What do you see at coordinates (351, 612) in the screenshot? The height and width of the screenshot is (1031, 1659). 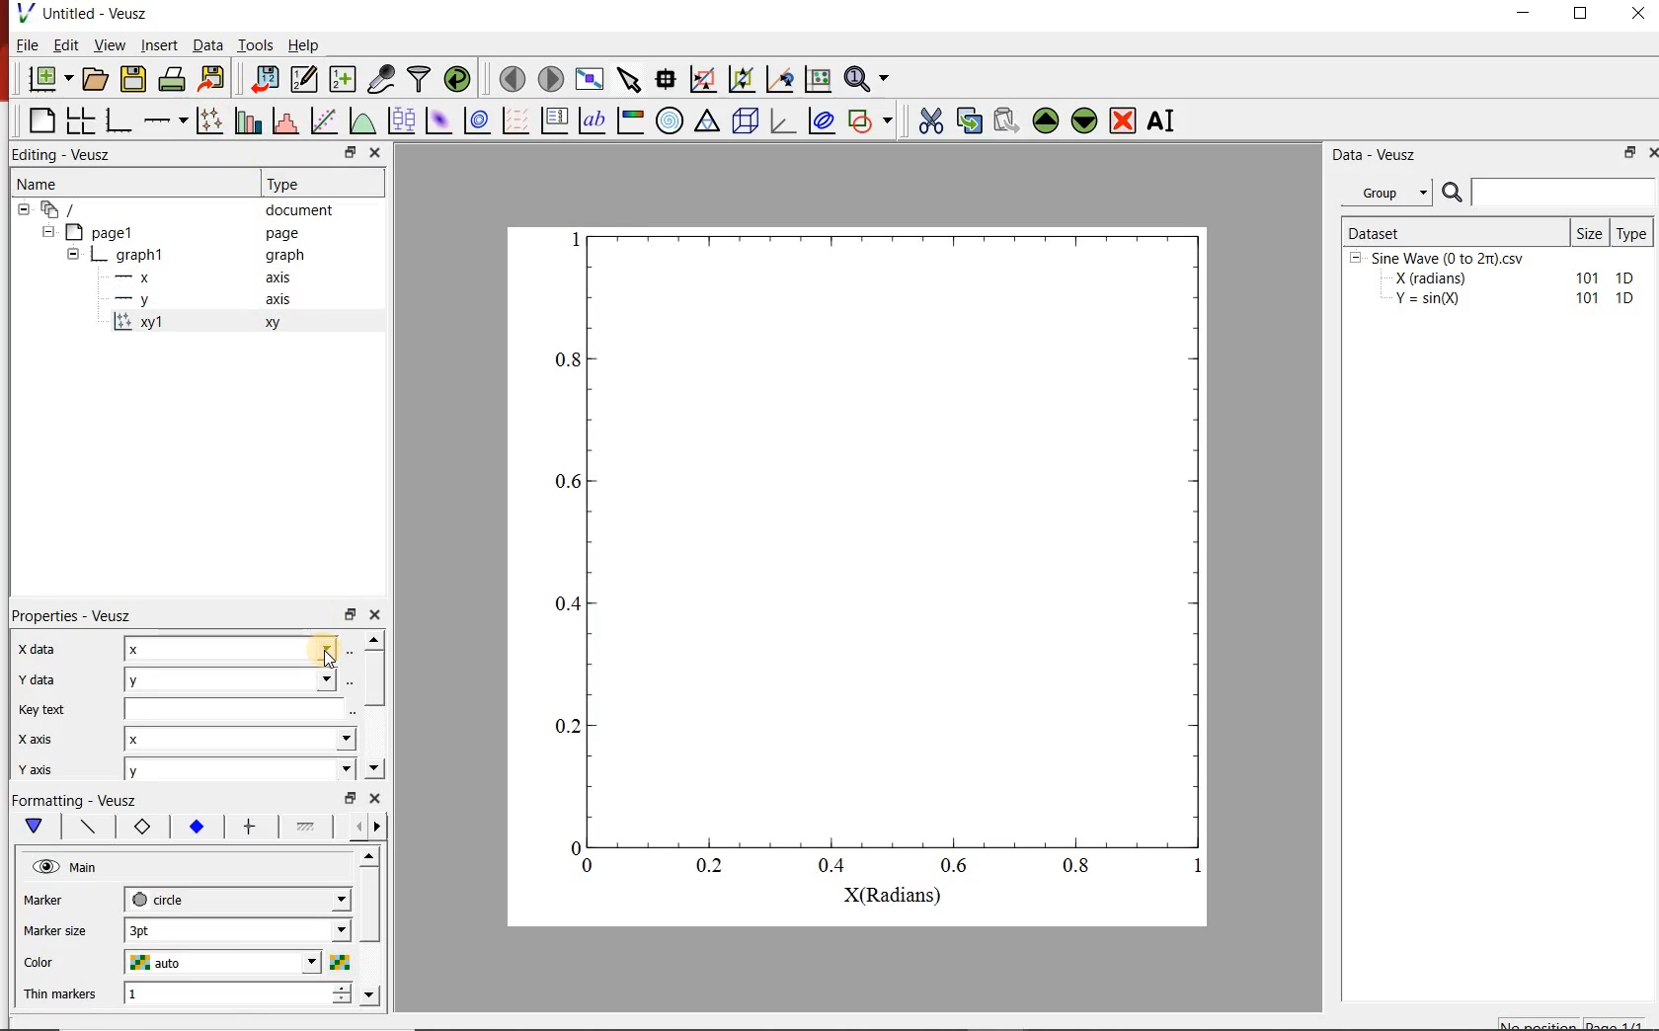 I see `Min/Max` at bounding box center [351, 612].